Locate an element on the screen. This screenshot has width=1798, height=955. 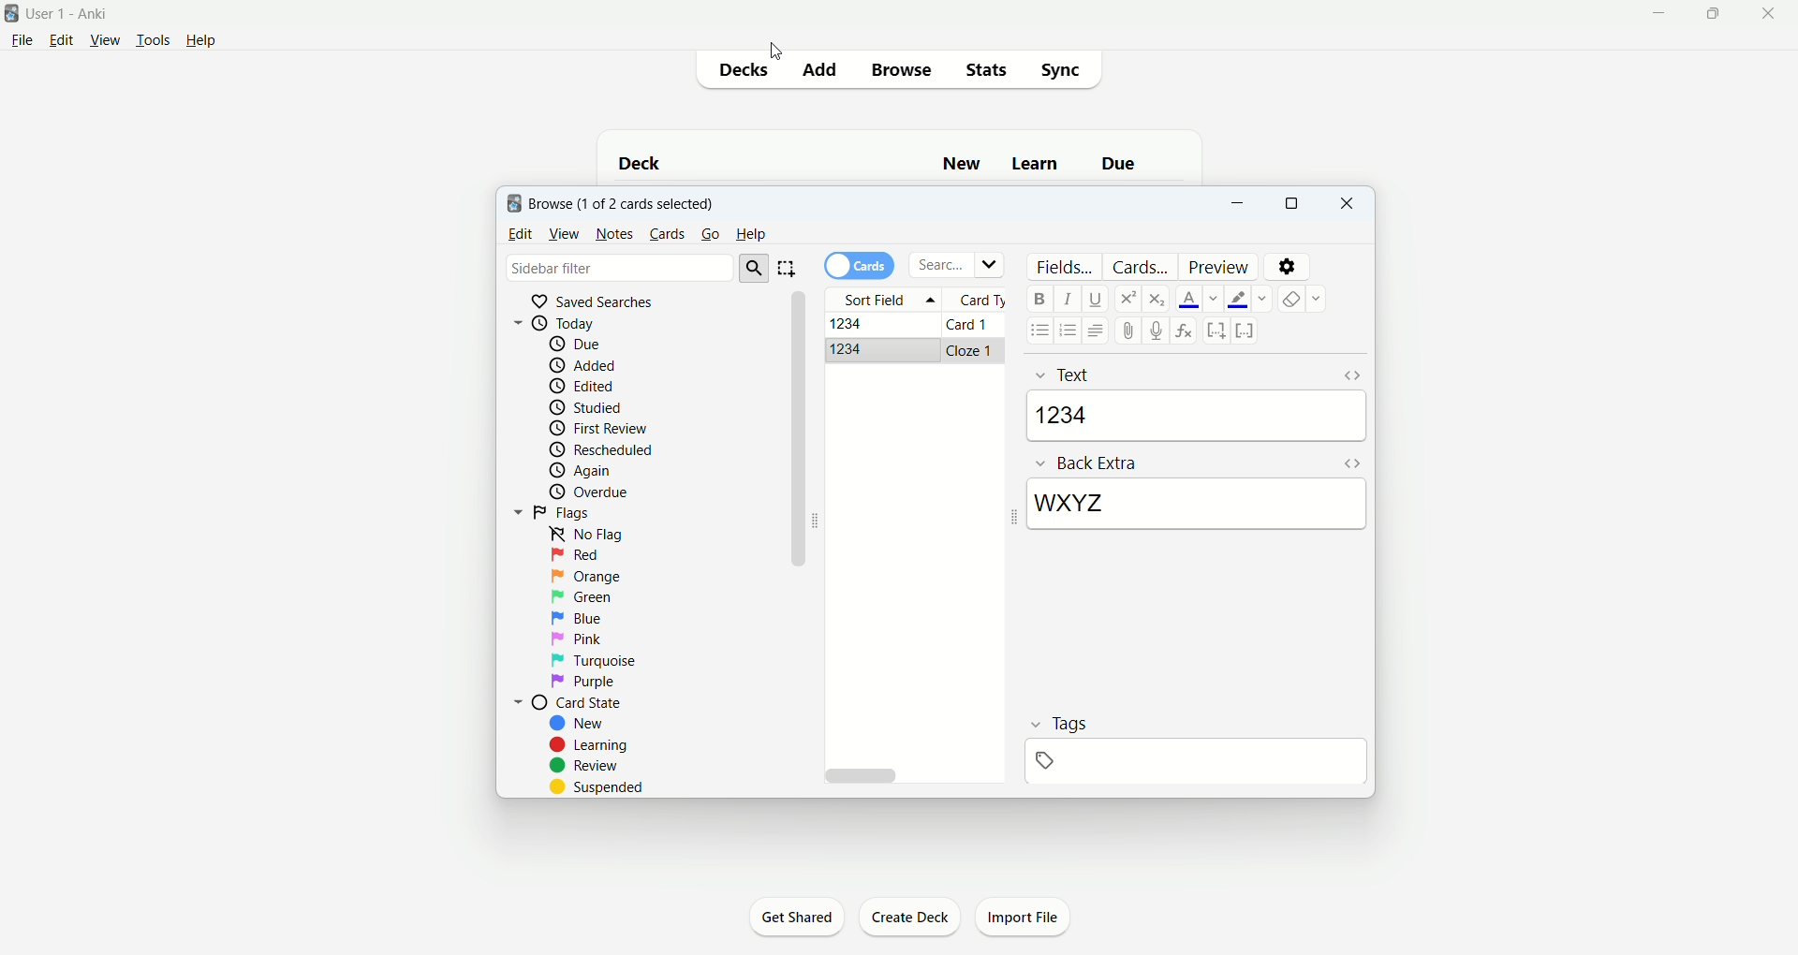
WXYZ is located at coordinates (1198, 506).